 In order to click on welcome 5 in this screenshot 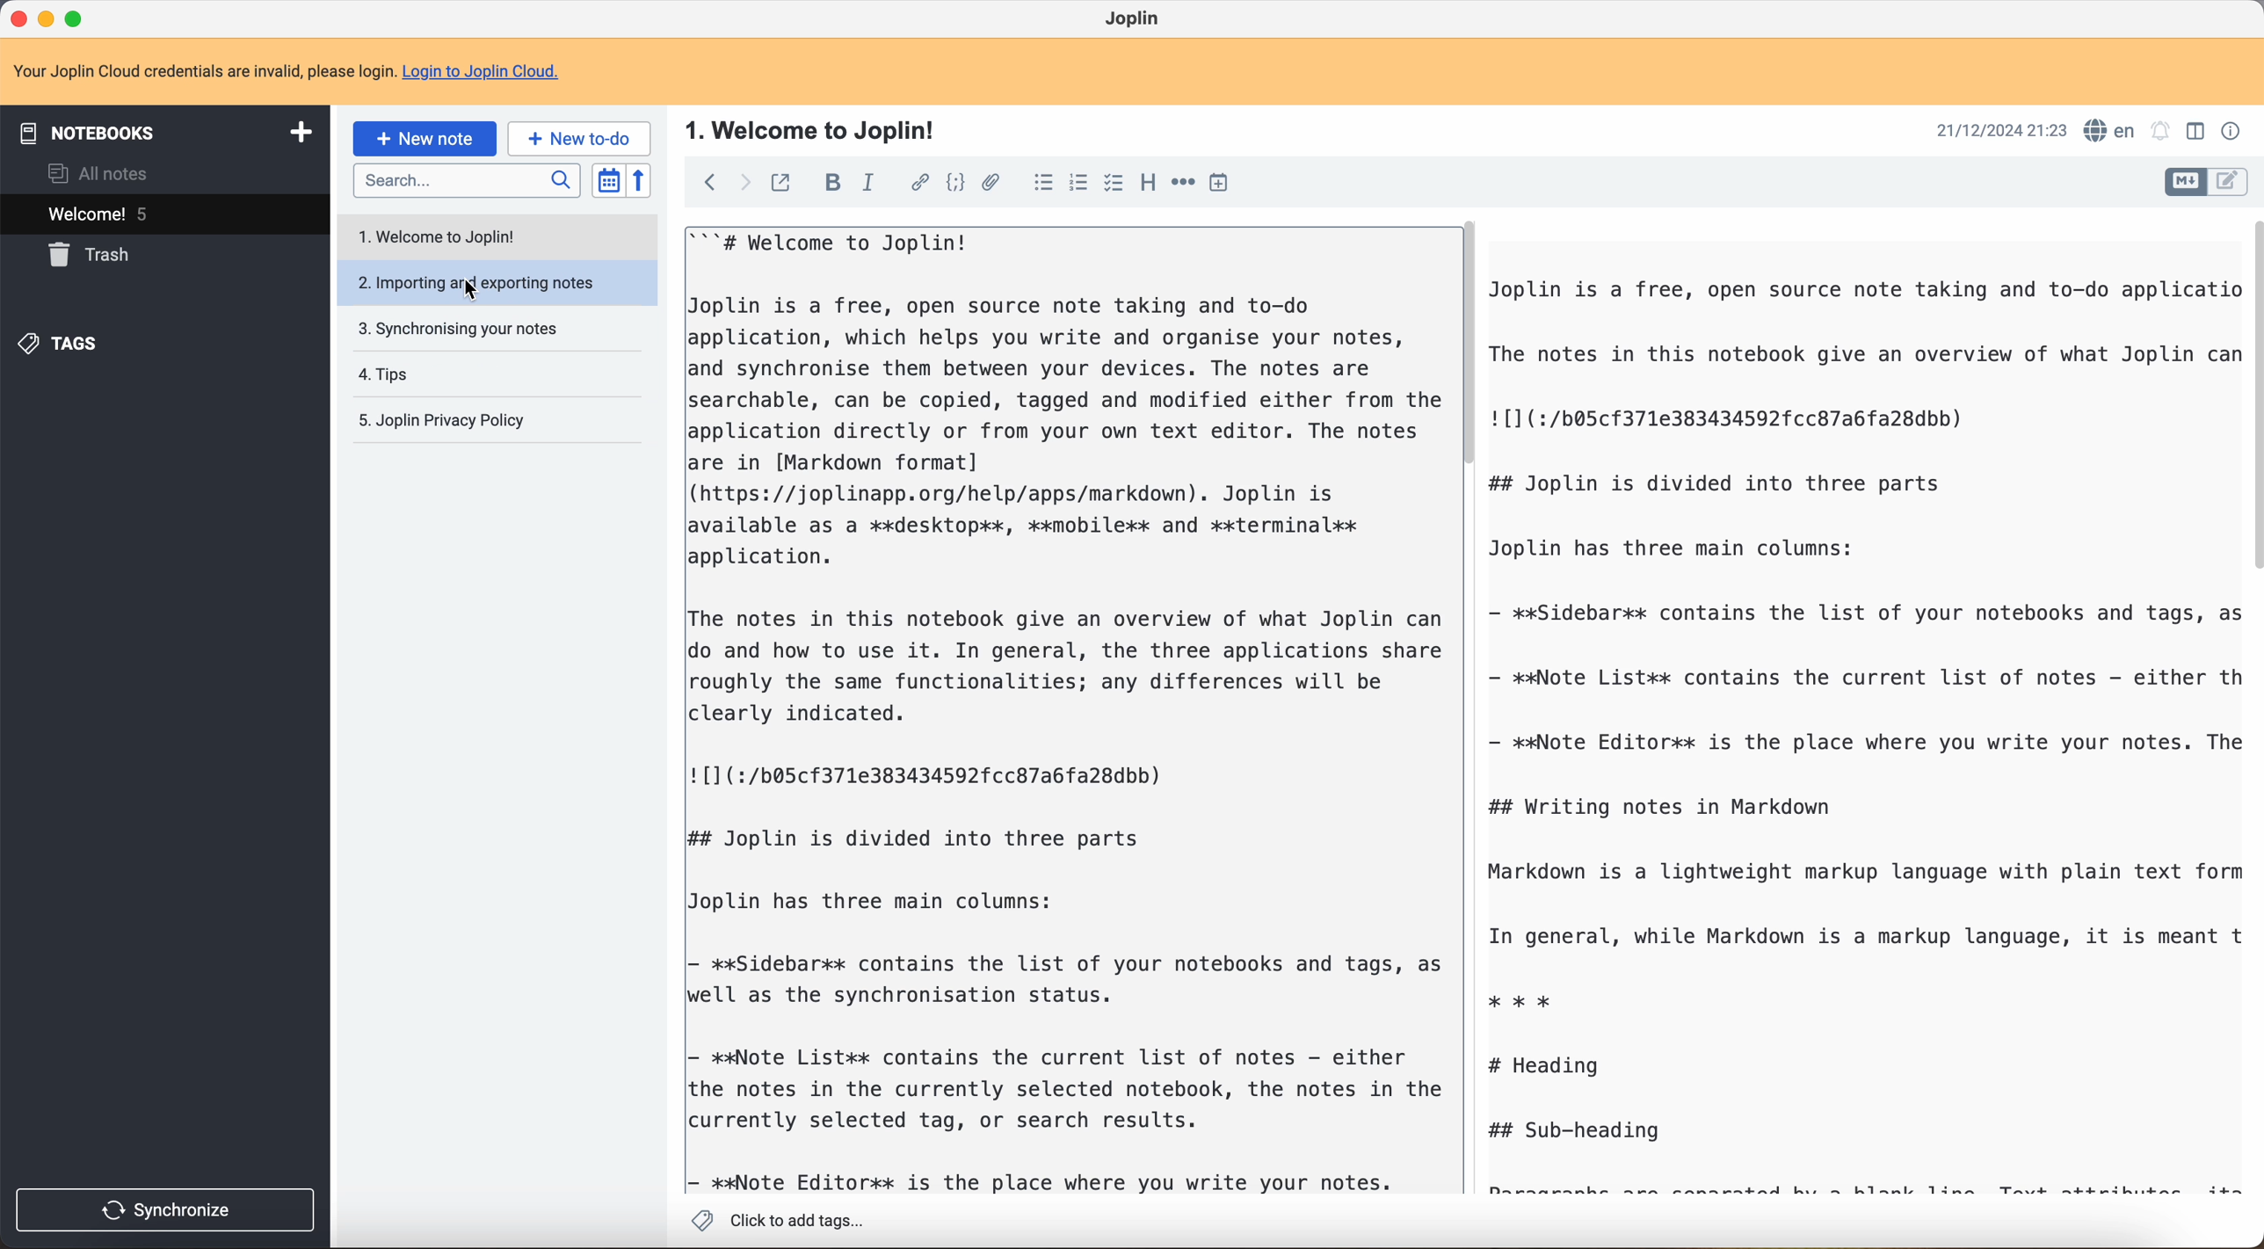, I will do `click(163, 214)`.